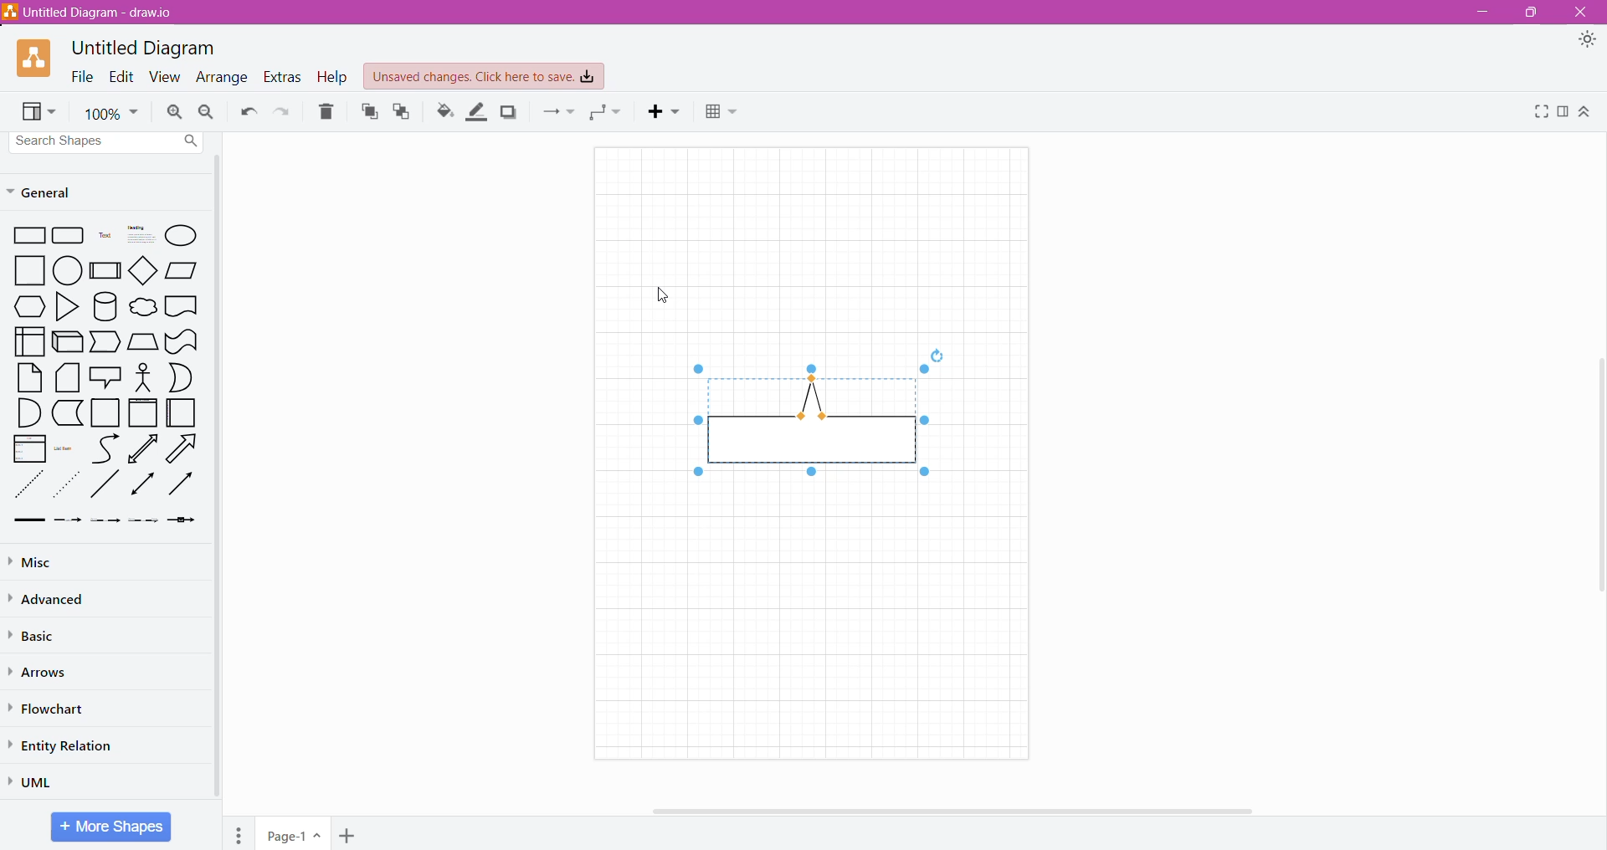 Image resolution: width=1607 pixels, height=850 pixels. Describe the element at coordinates (23, 271) in the screenshot. I see `Square` at that location.